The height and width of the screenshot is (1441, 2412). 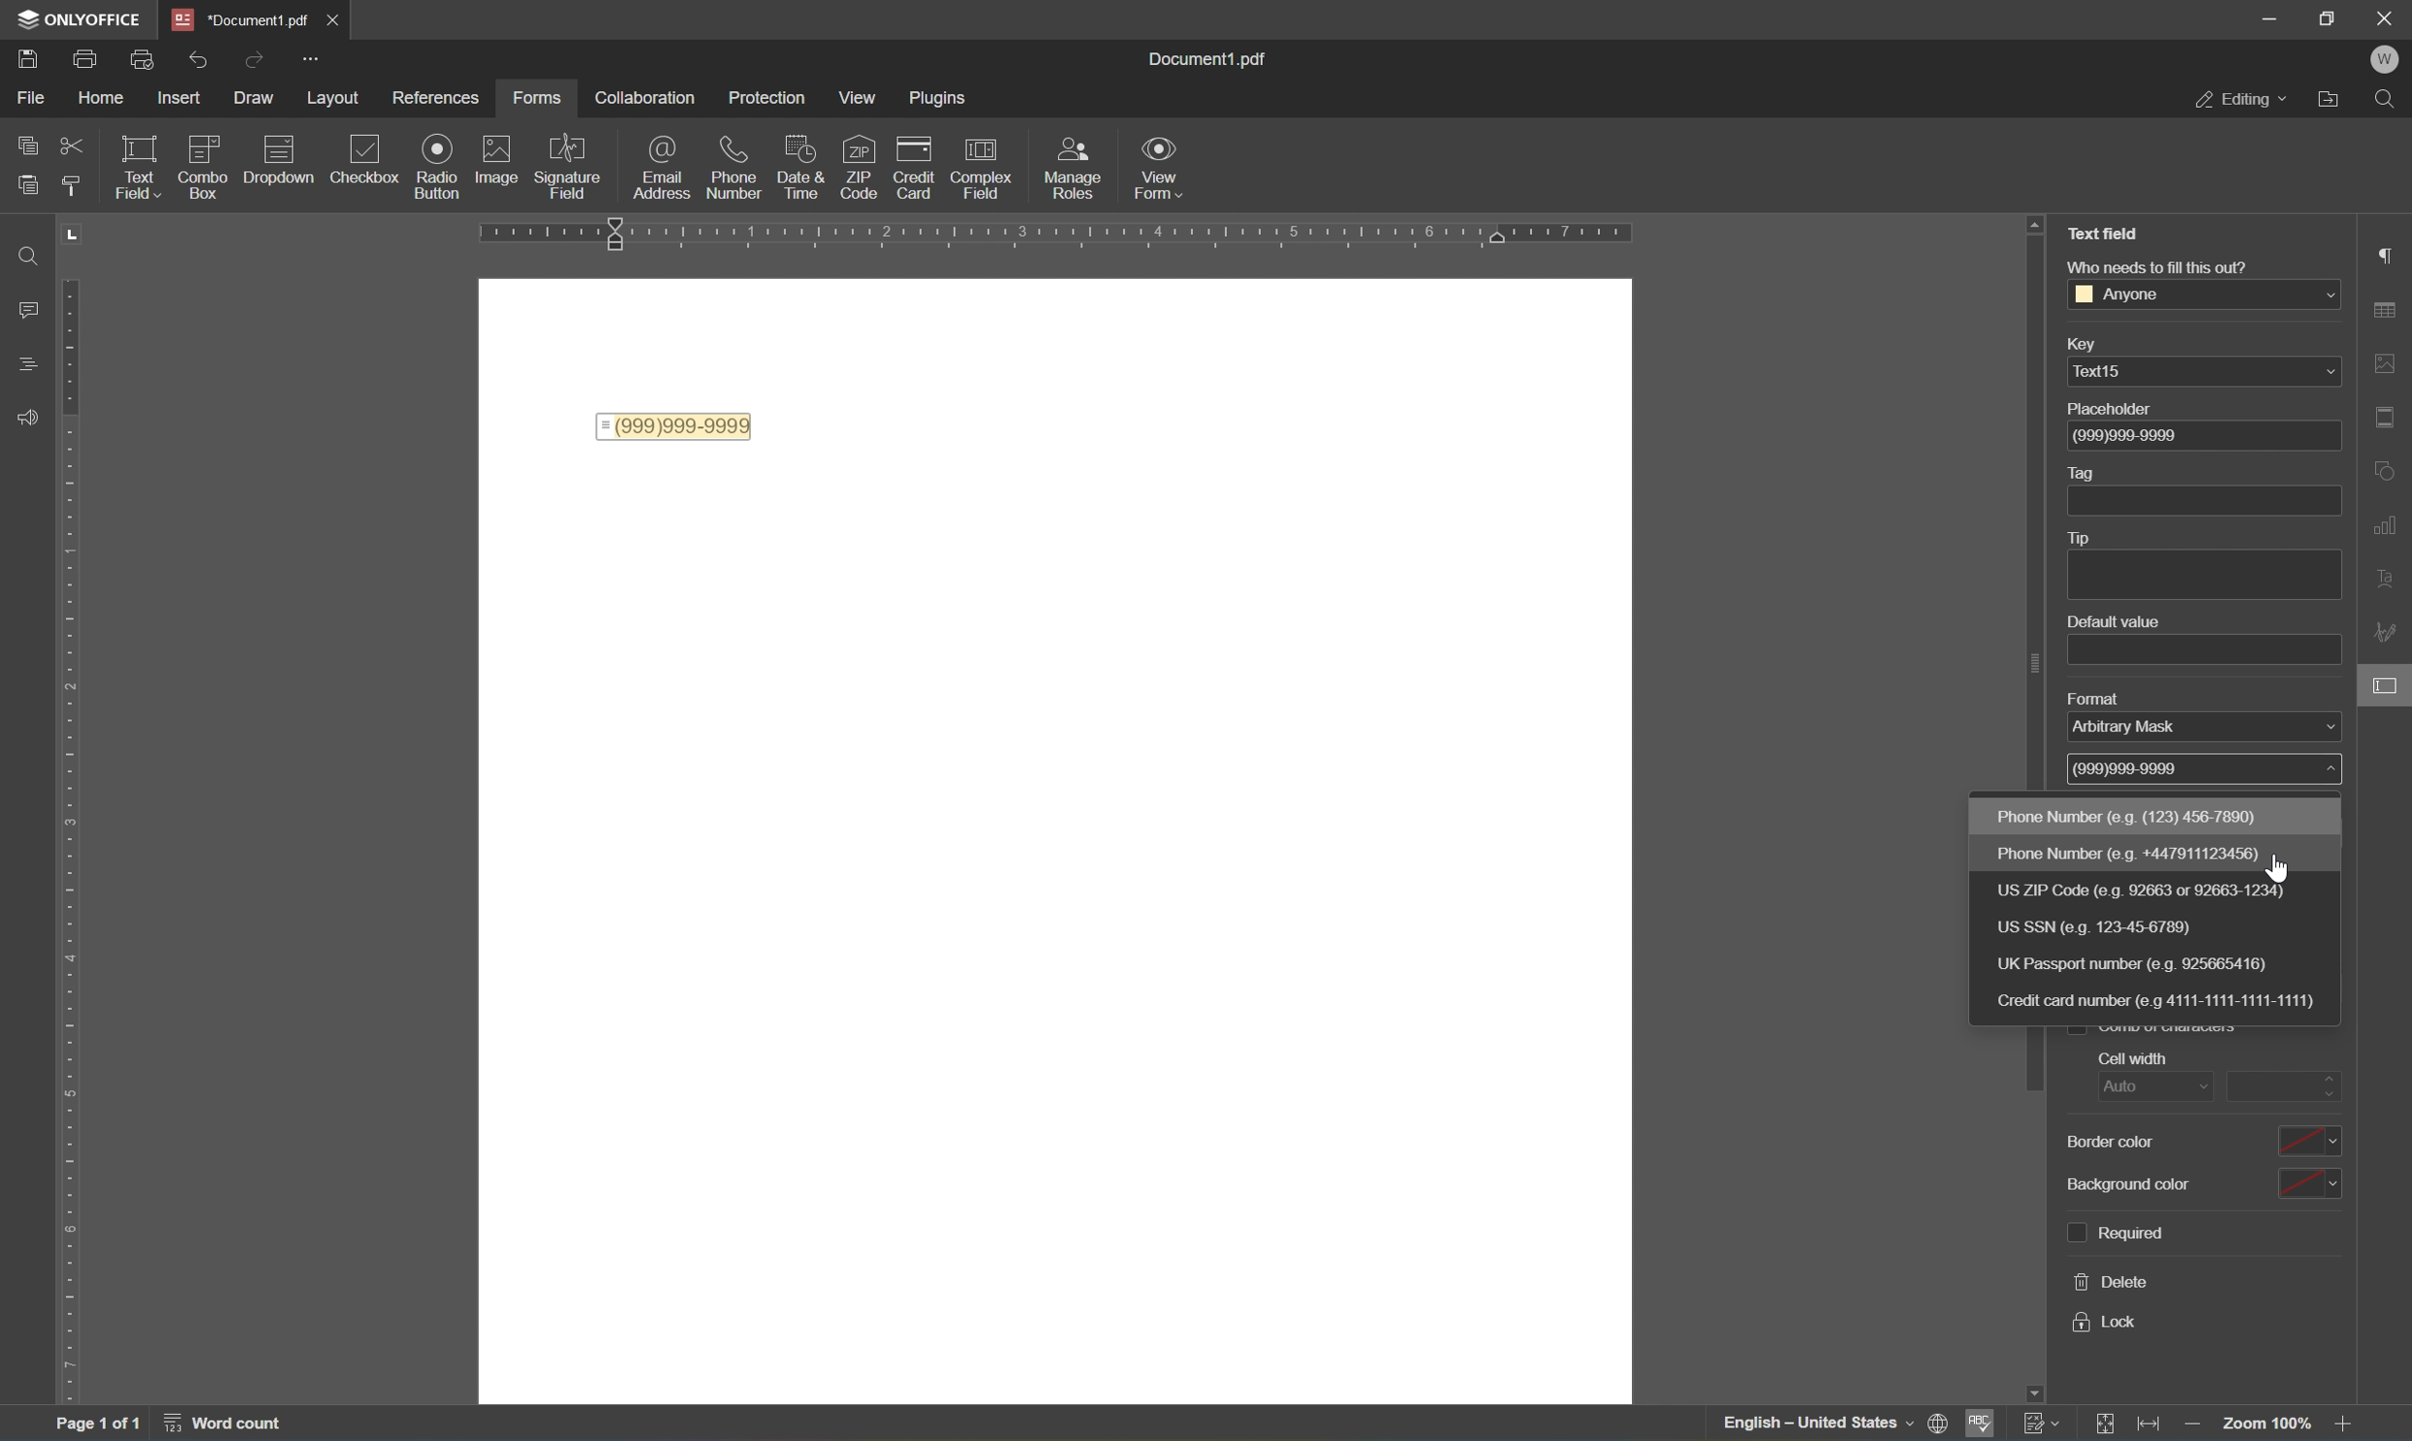 What do you see at coordinates (29, 186) in the screenshot?
I see `paste` at bounding box center [29, 186].